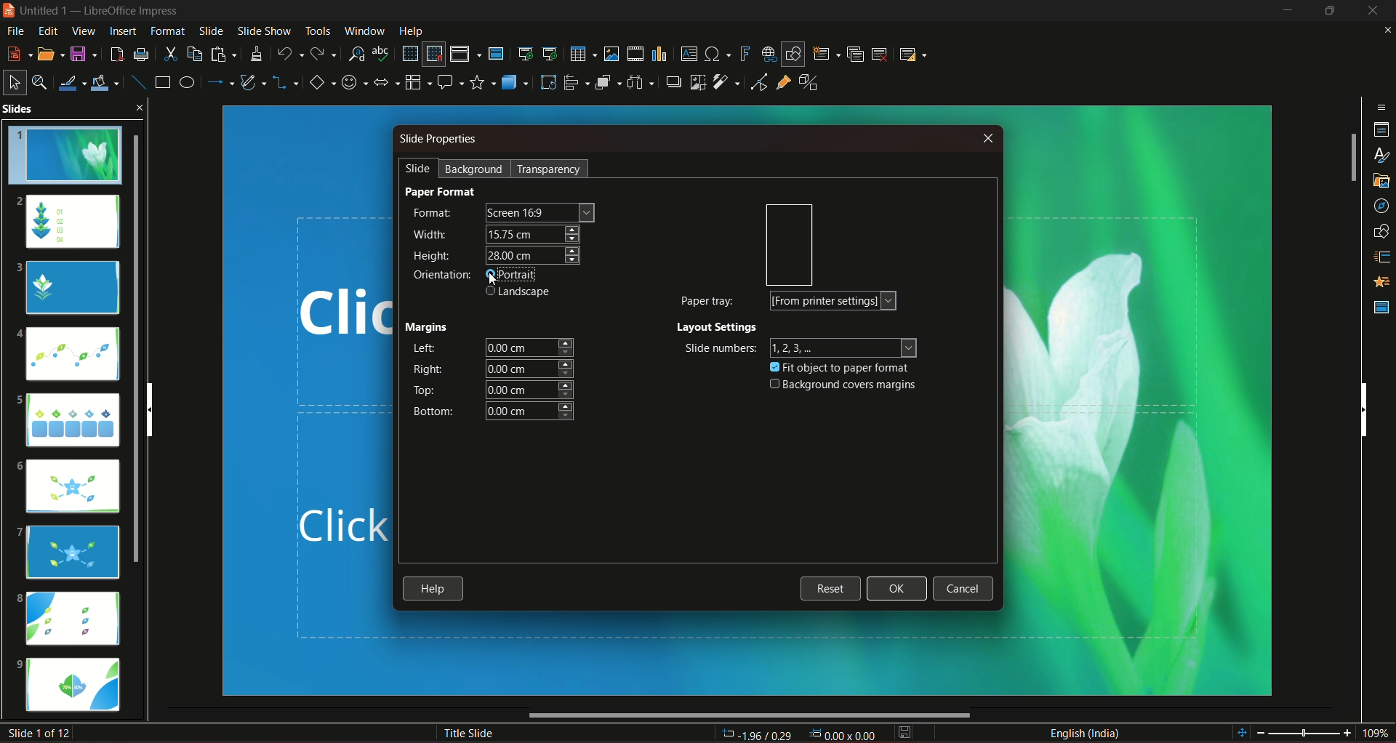  Describe the element at coordinates (830, 587) in the screenshot. I see `reset` at that location.